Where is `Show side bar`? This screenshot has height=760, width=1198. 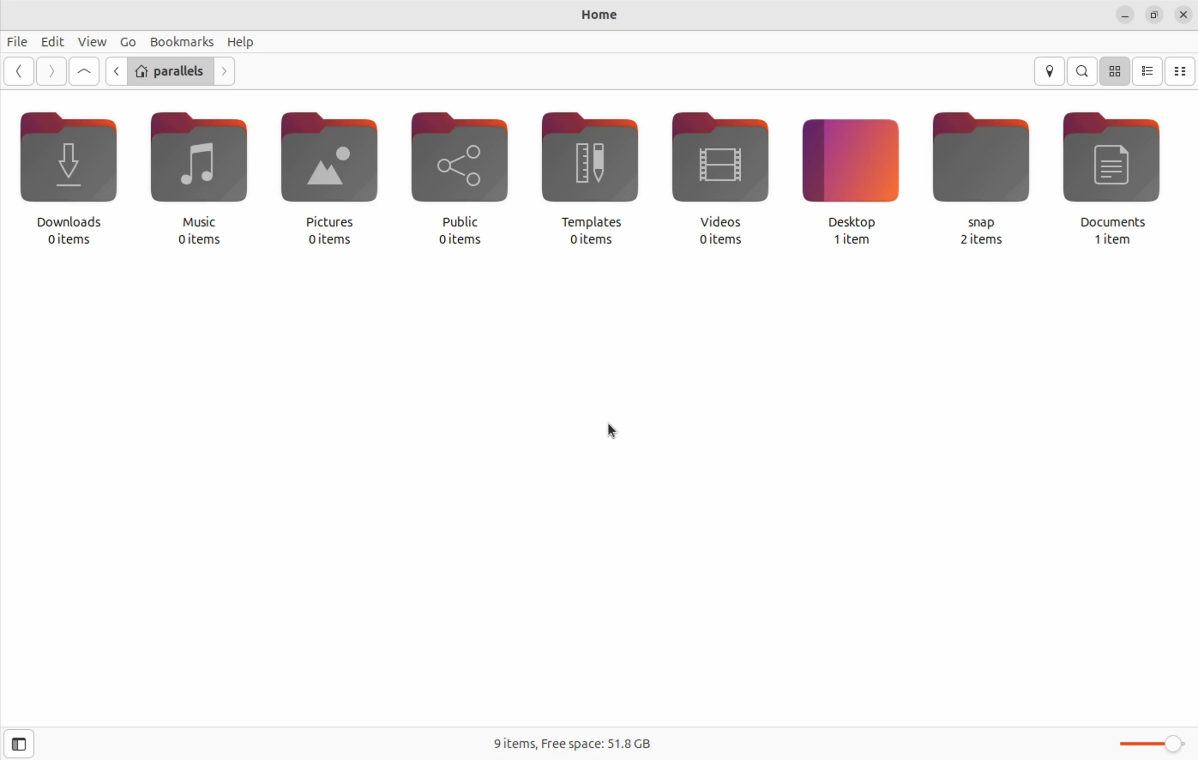 Show side bar is located at coordinates (17, 744).